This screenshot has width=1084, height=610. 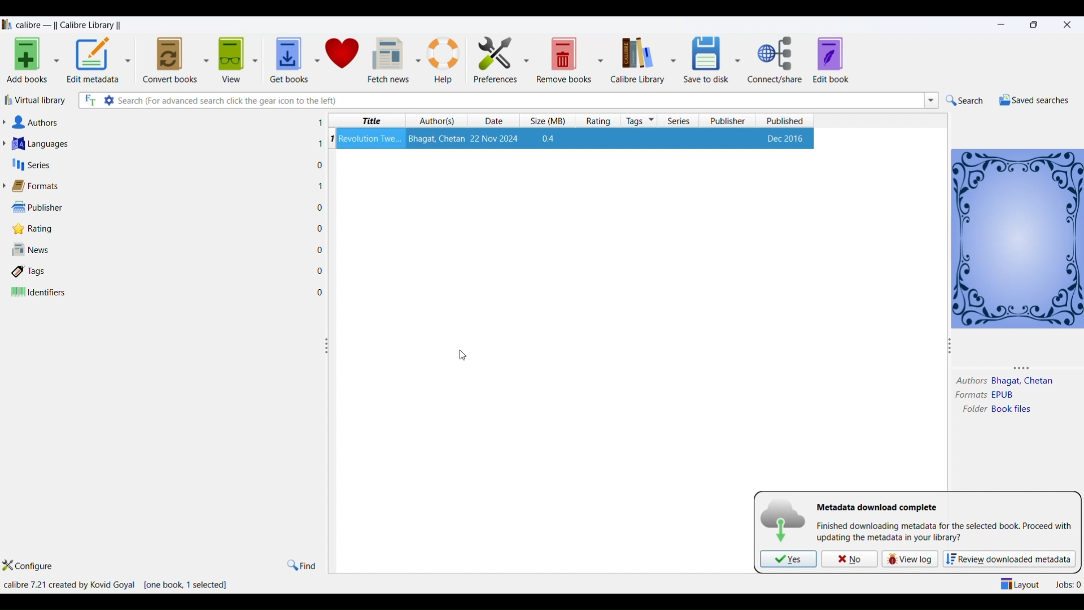 What do you see at coordinates (320, 165) in the screenshot?
I see `0` at bounding box center [320, 165].